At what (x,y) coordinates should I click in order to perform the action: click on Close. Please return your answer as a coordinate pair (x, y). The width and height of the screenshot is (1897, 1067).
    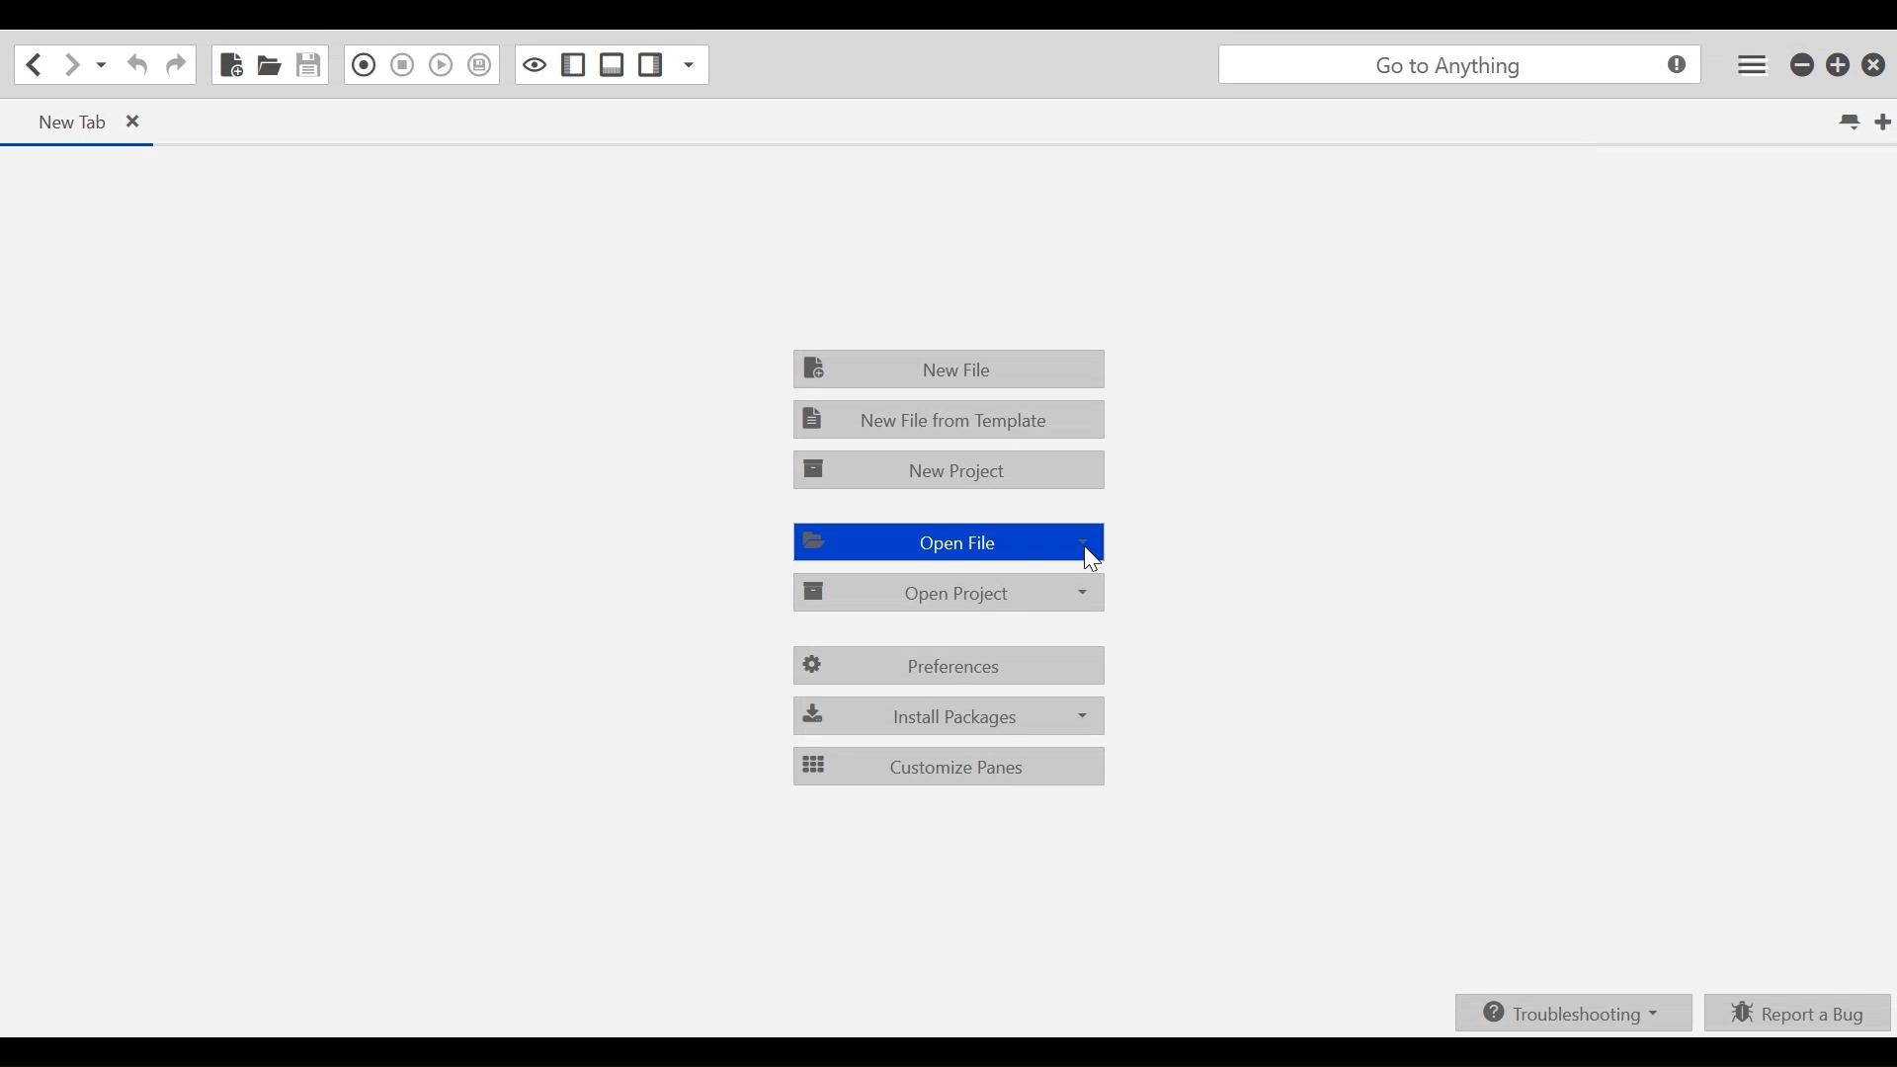
    Looking at the image, I should click on (1874, 65).